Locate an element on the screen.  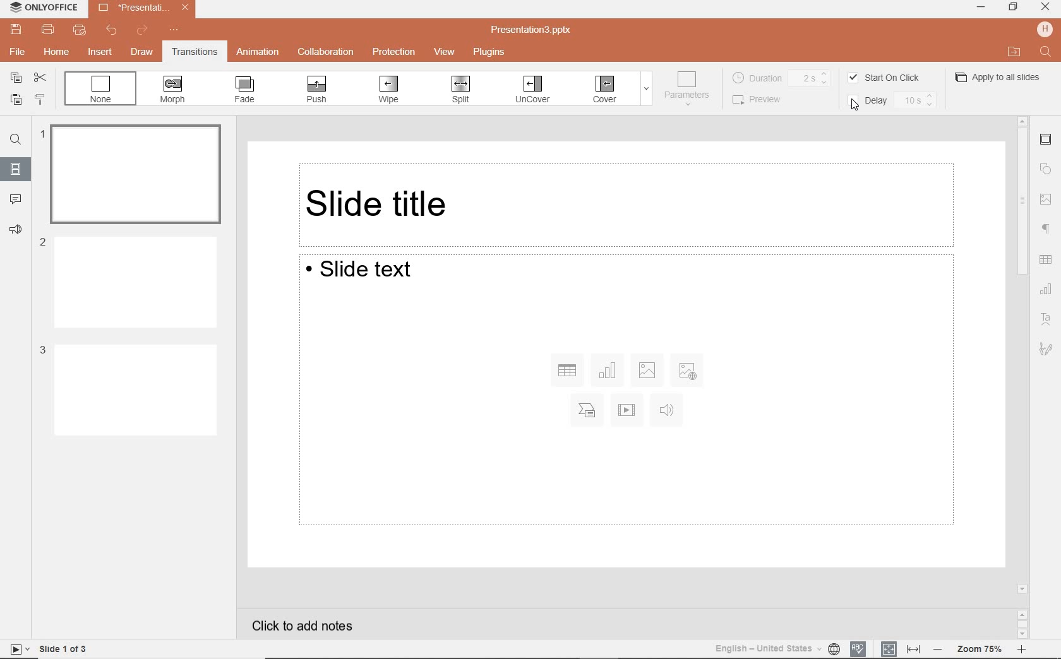
WIPE is located at coordinates (390, 90).